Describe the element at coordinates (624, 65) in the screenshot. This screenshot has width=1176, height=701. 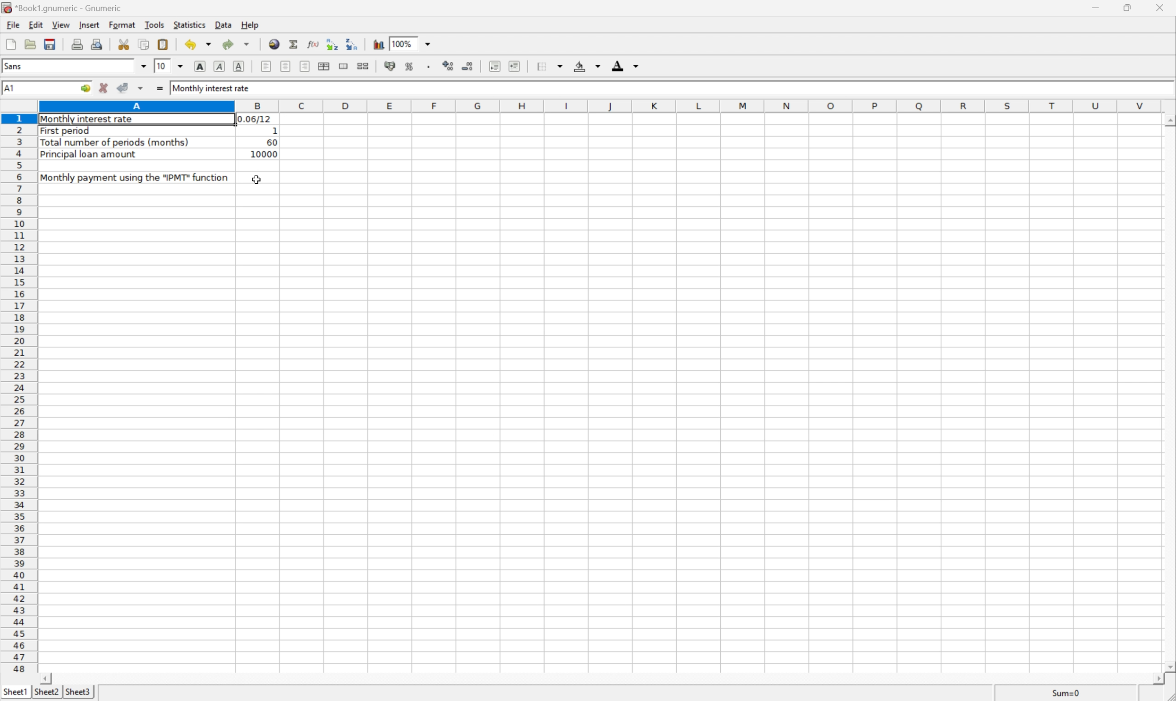
I see `Foreground` at that location.